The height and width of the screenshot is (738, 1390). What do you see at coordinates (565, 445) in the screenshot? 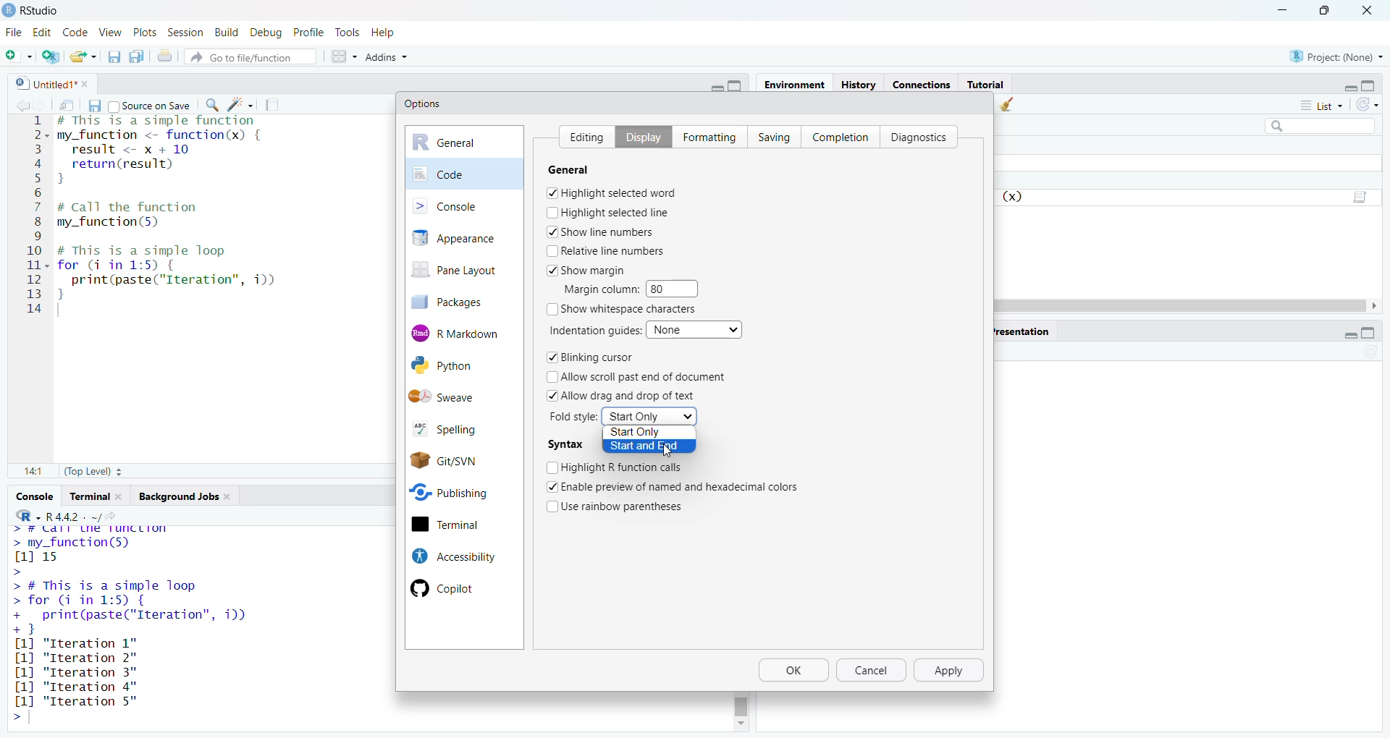
I see `syntax` at bounding box center [565, 445].